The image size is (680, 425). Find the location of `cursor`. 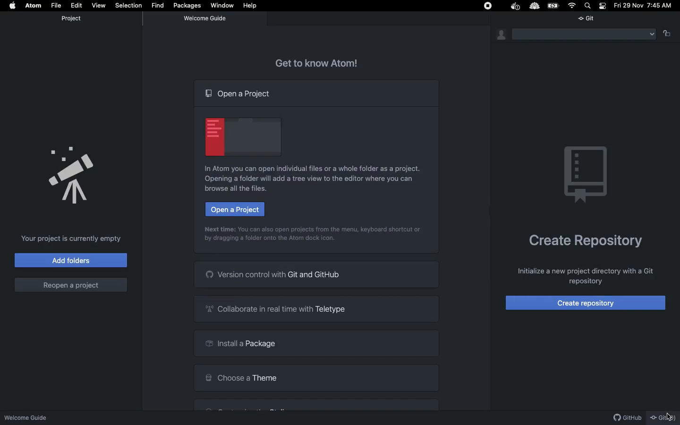

cursor is located at coordinates (666, 416).